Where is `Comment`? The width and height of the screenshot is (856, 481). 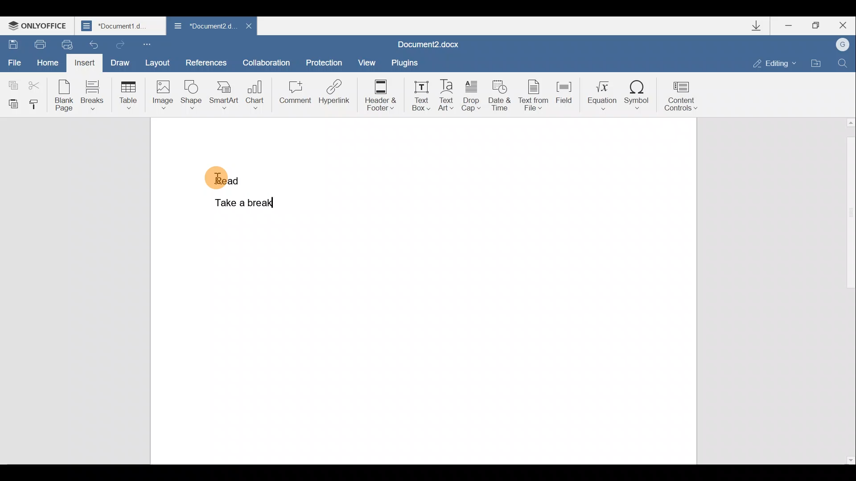 Comment is located at coordinates (295, 94).